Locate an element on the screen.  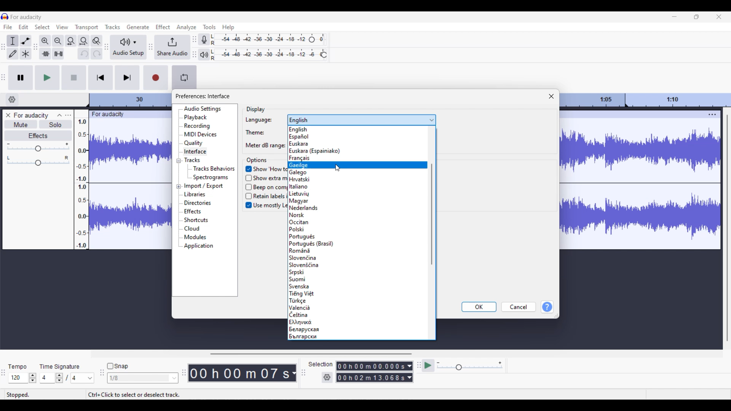
options is located at coordinates (256, 160).